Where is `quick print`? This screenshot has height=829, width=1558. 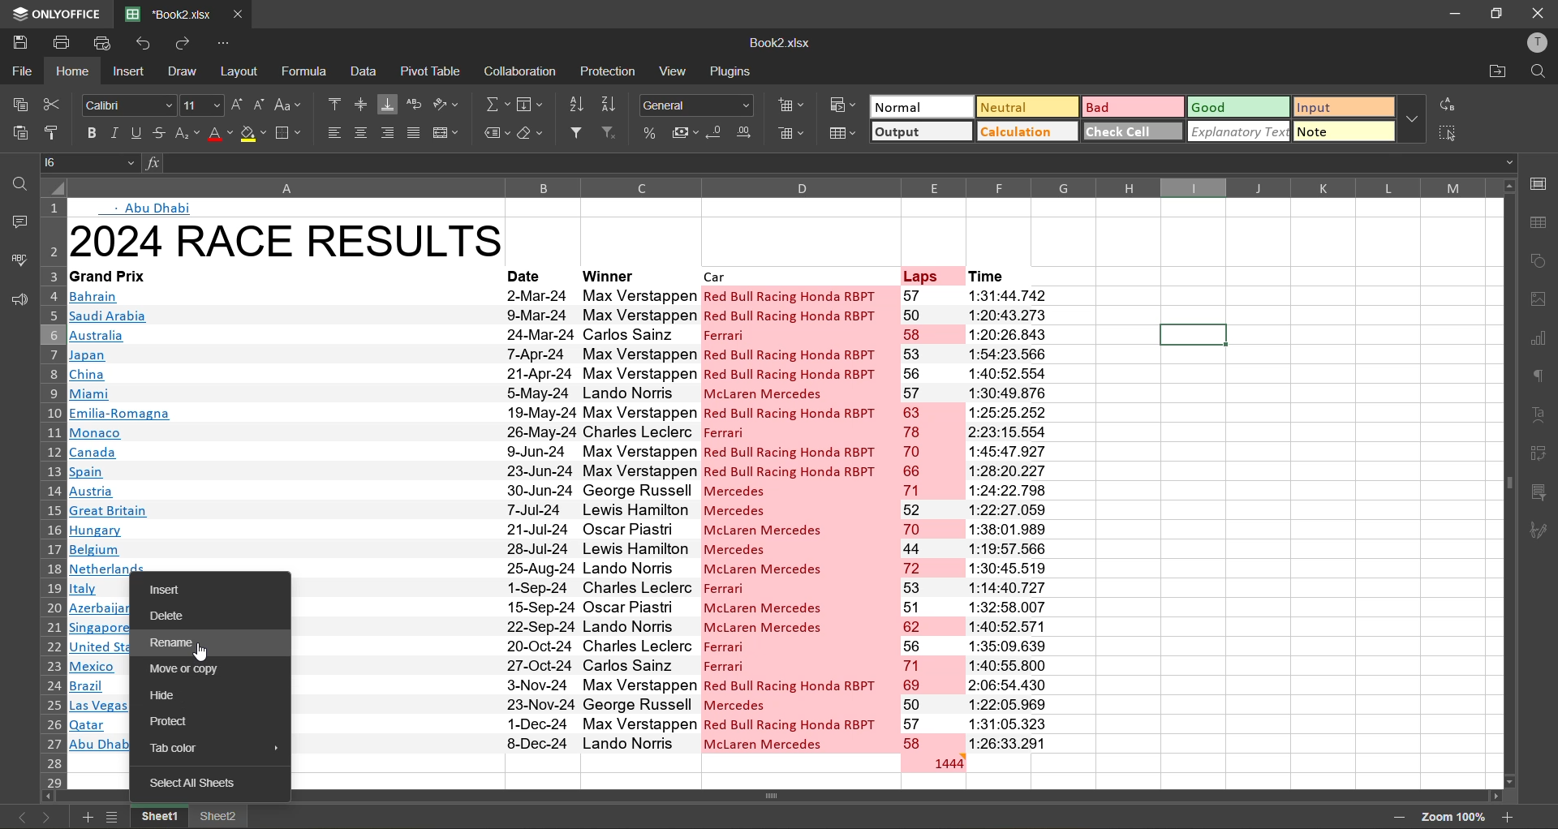
quick print is located at coordinates (107, 44).